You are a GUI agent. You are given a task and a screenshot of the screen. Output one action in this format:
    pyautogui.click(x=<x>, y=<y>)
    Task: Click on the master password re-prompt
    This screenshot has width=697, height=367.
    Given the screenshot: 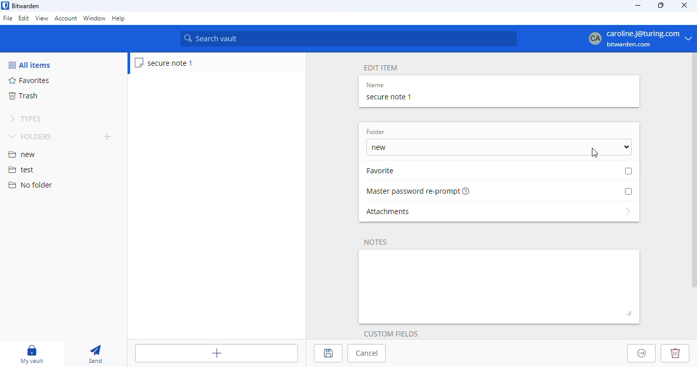 What is the action you would take?
    pyautogui.click(x=413, y=192)
    